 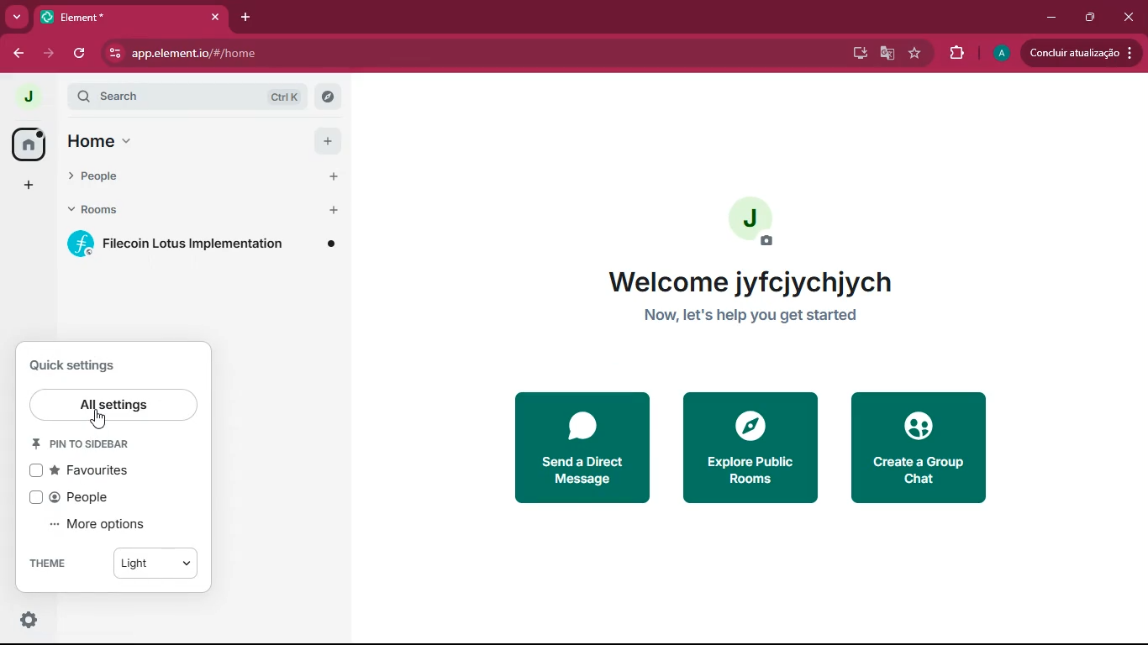 I want to click on more, so click(x=29, y=186).